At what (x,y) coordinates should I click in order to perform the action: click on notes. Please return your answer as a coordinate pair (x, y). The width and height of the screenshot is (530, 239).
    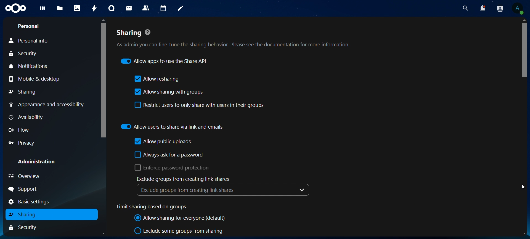
    Looking at the image, I should click on (180, 9).